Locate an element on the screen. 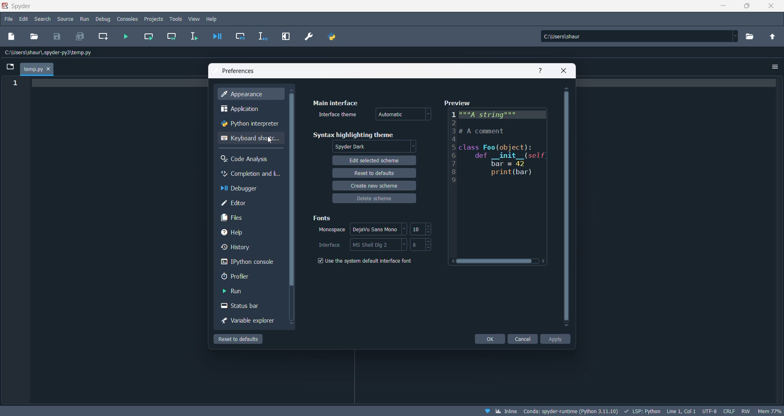 The width and height of the screenshot is (784, 416). path is located at coordinates (636, 36).